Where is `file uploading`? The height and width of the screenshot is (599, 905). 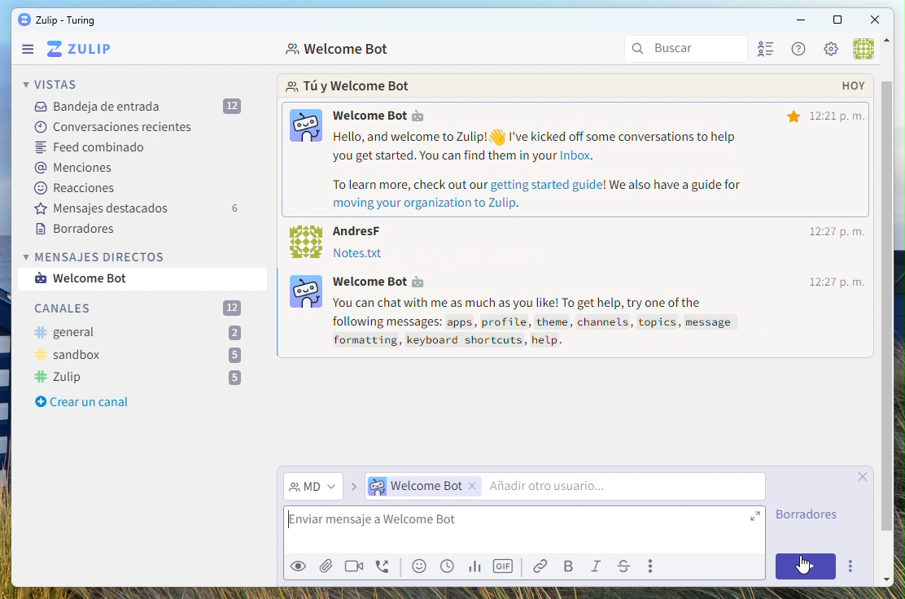
file uploading is located at coordinates (573, 523).